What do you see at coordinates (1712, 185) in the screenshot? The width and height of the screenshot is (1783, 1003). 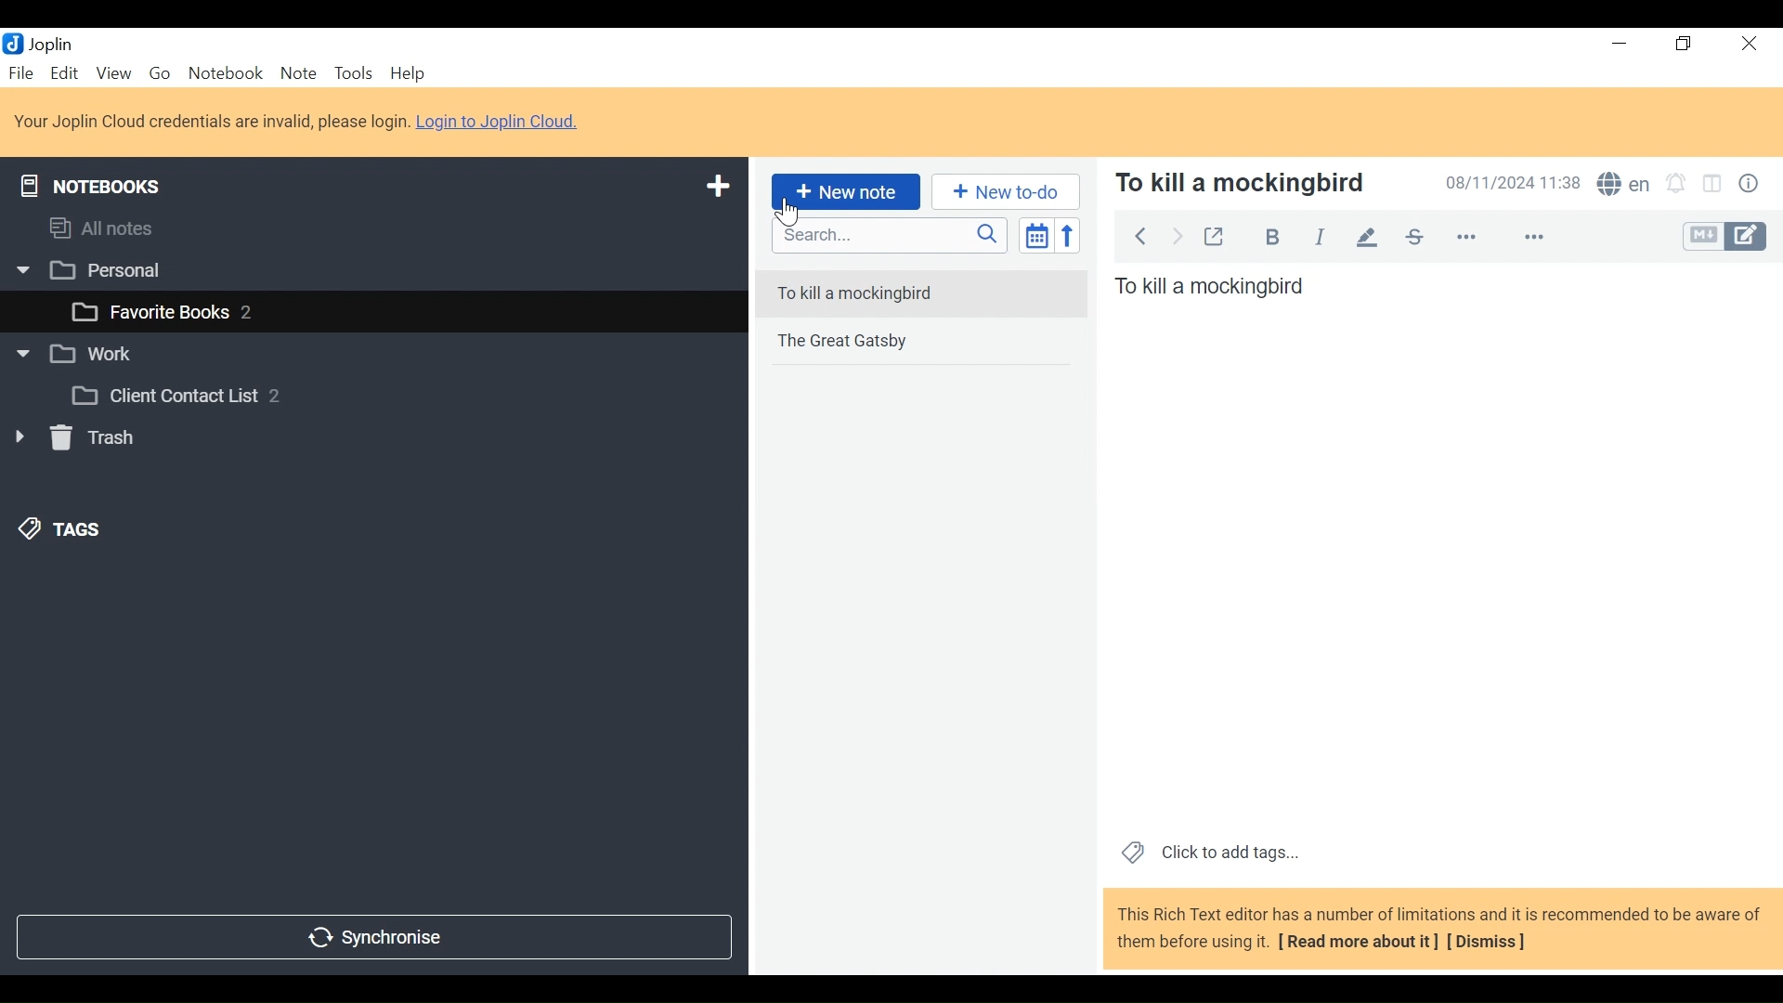 I see `Toggle display layout` at bounding box center [1712, 185].